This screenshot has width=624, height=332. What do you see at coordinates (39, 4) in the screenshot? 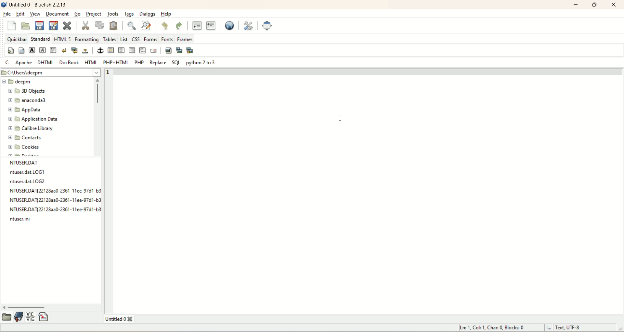
I see `title` at bounding box center [39, 4].